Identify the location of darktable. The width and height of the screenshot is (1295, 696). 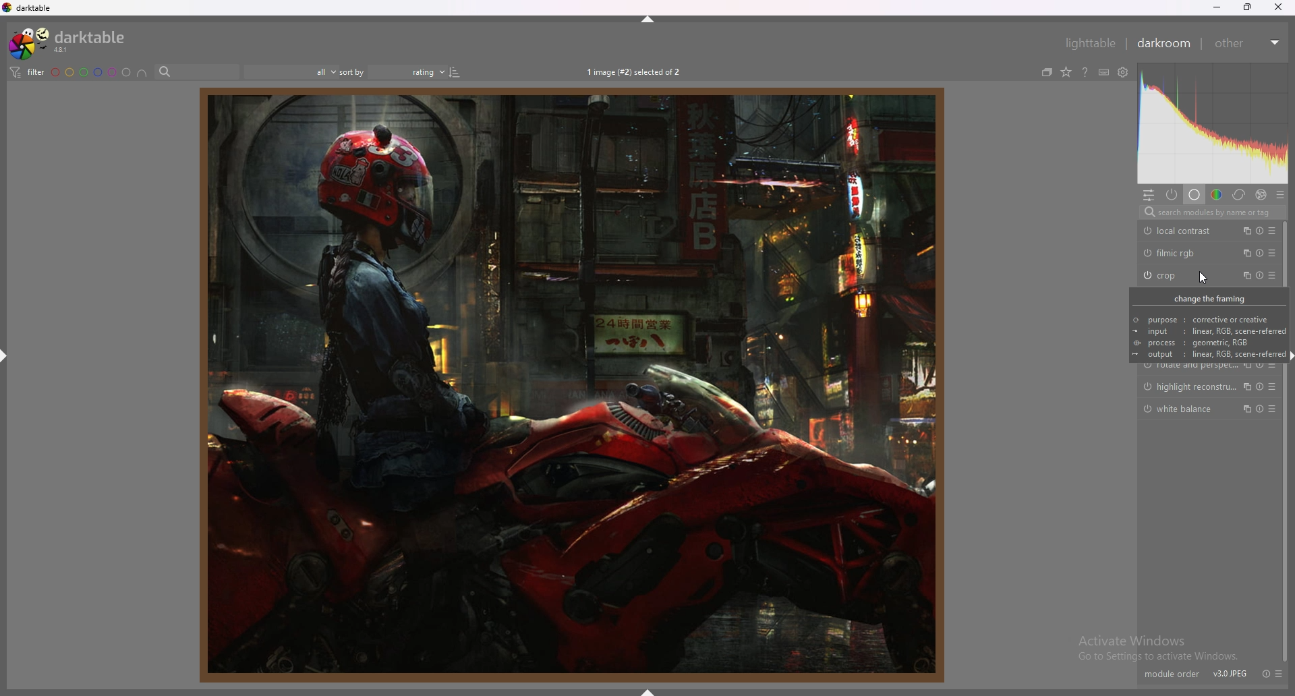
(70, 42).